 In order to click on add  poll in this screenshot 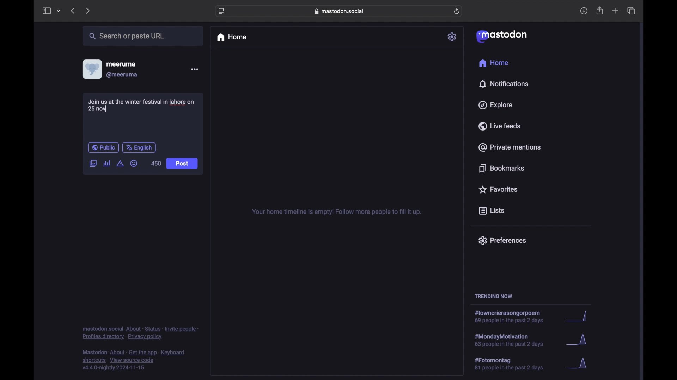, I will do `click(106, 163)`.